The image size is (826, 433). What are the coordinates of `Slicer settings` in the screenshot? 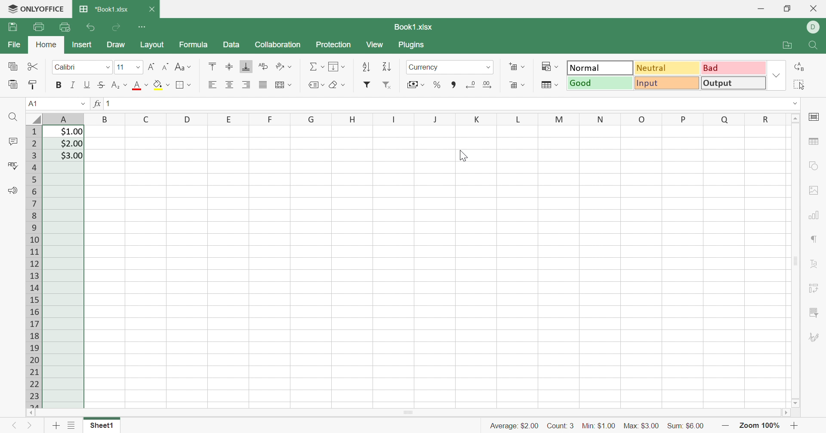 It's located at (813, 313).